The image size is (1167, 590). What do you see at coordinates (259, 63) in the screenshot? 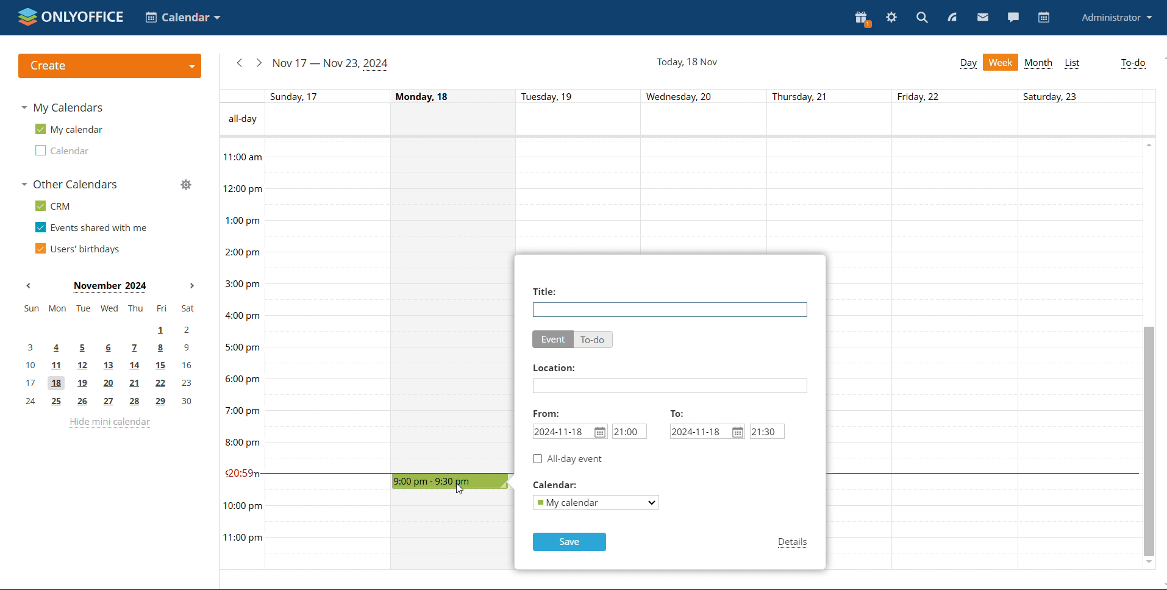
I see `next week` at bounding box center [259, 63].